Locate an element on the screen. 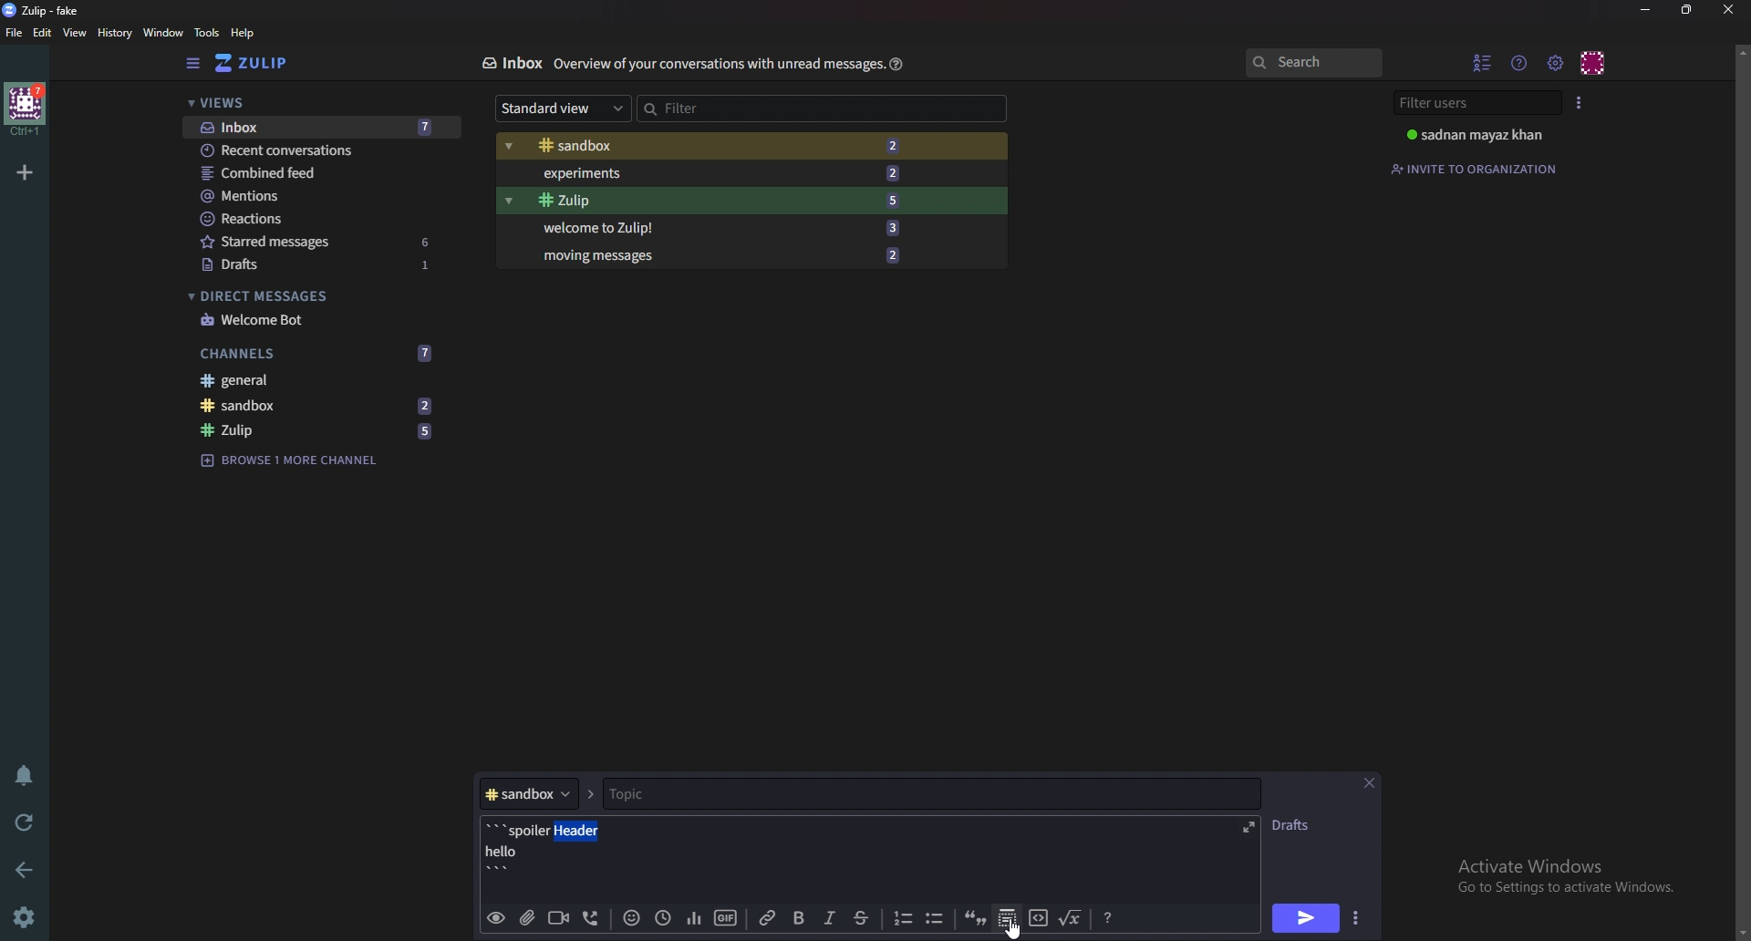 The width and height of the screenshot is (1751, 941). Math is located at coordinates (1071, 919).